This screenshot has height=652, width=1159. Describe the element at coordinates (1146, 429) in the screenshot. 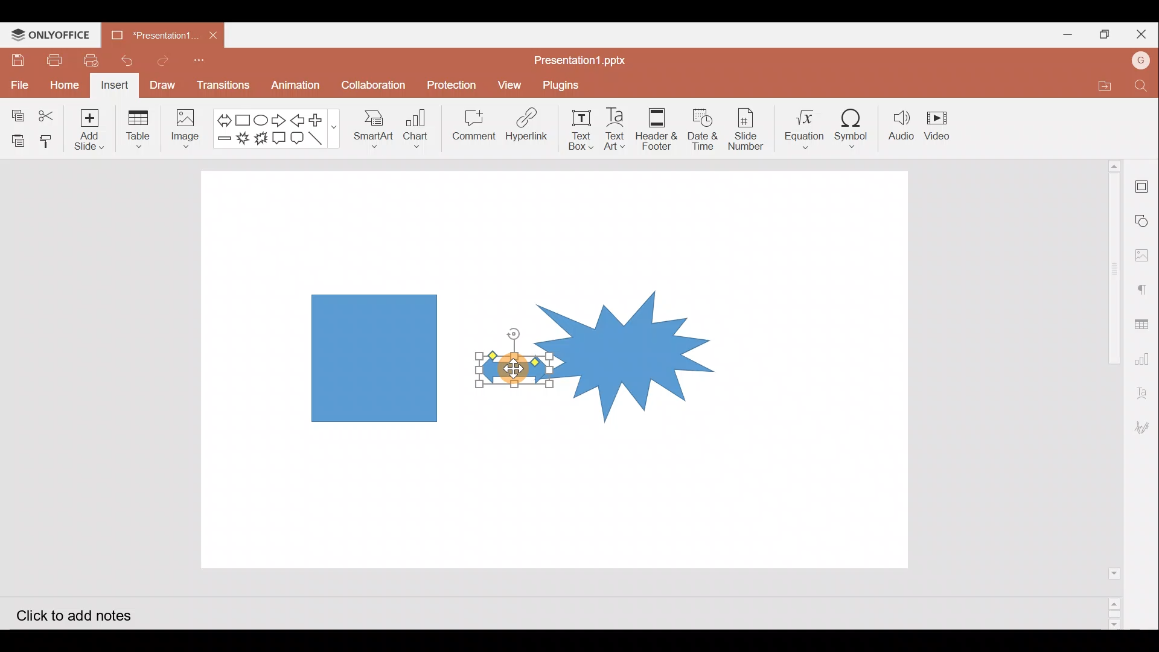

I see `Signature settings` at that location.